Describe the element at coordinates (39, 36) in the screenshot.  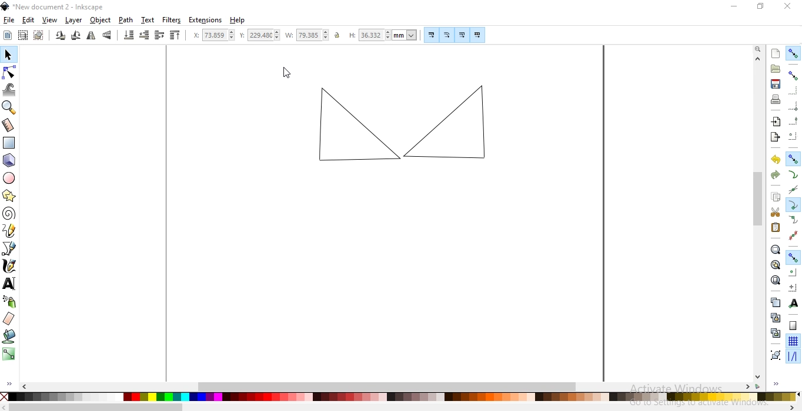
I see `deselect any selected objects or nodes` at that location.